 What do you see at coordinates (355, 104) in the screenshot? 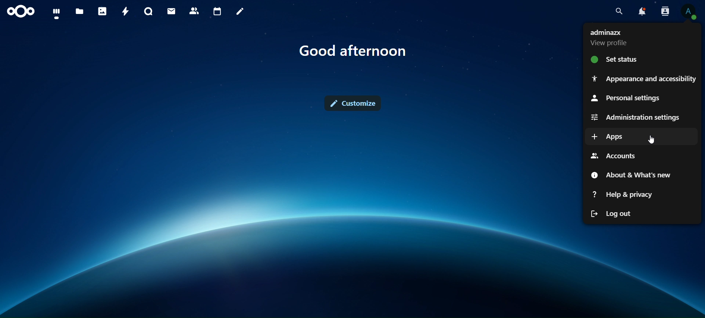
I see `customize` at bounding box center [355, 104].